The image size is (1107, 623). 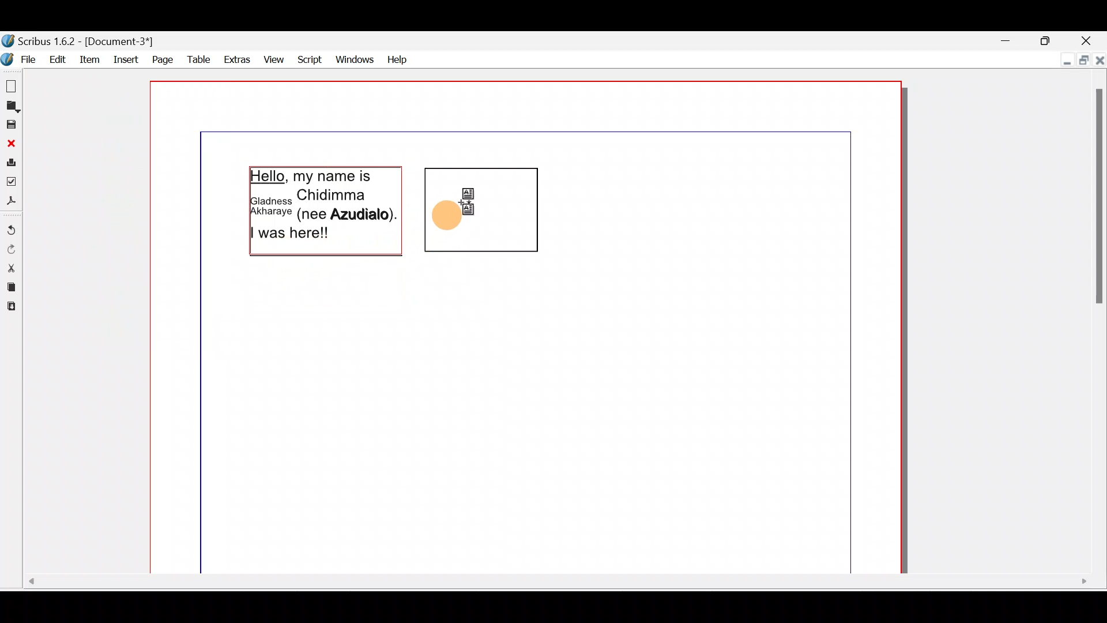 What do you see at coordinates (11, 143) in the screenshot?
I see `Close` at bounding box center [11, 143].